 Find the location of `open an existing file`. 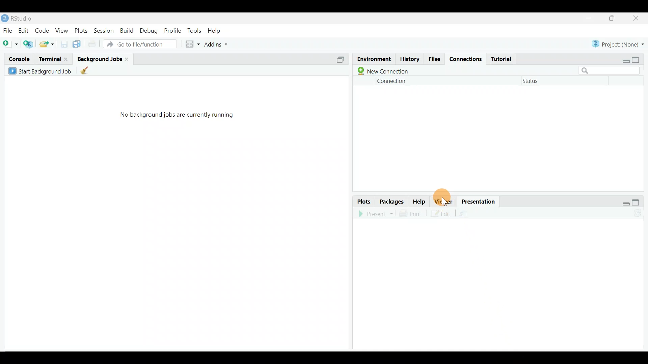

open an existing file is located at coordinates (47, 43).